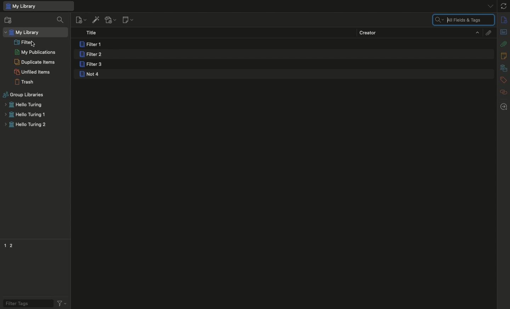  I want to click on Unified items, so click(33, 72).